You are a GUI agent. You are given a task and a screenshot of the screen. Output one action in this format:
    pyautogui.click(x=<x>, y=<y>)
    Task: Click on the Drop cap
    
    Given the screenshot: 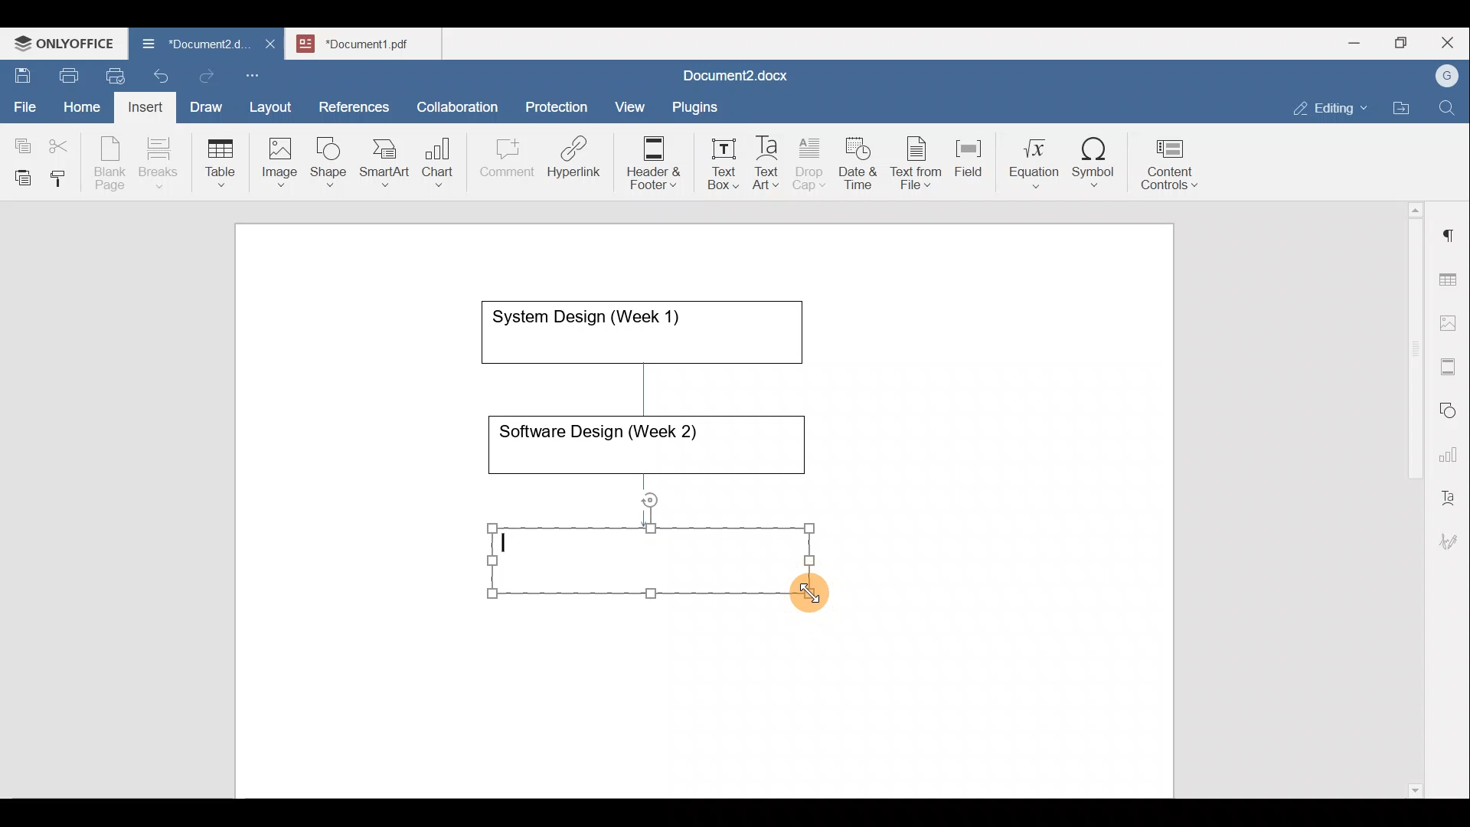 What is the action you would take?
    pyautogui.click(x=812, y=162)
    